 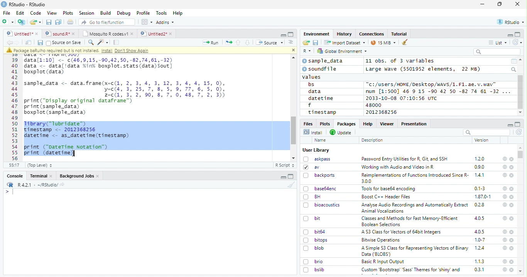 I want to click on Untitled2*, so click(x=158, y=34).